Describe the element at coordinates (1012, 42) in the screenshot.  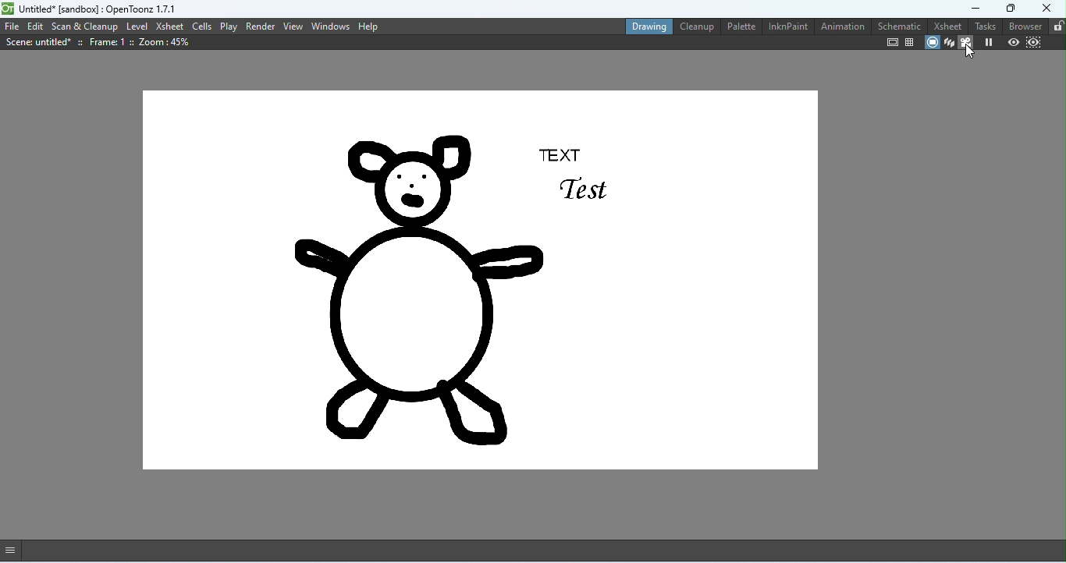
I see `preview` at that location.